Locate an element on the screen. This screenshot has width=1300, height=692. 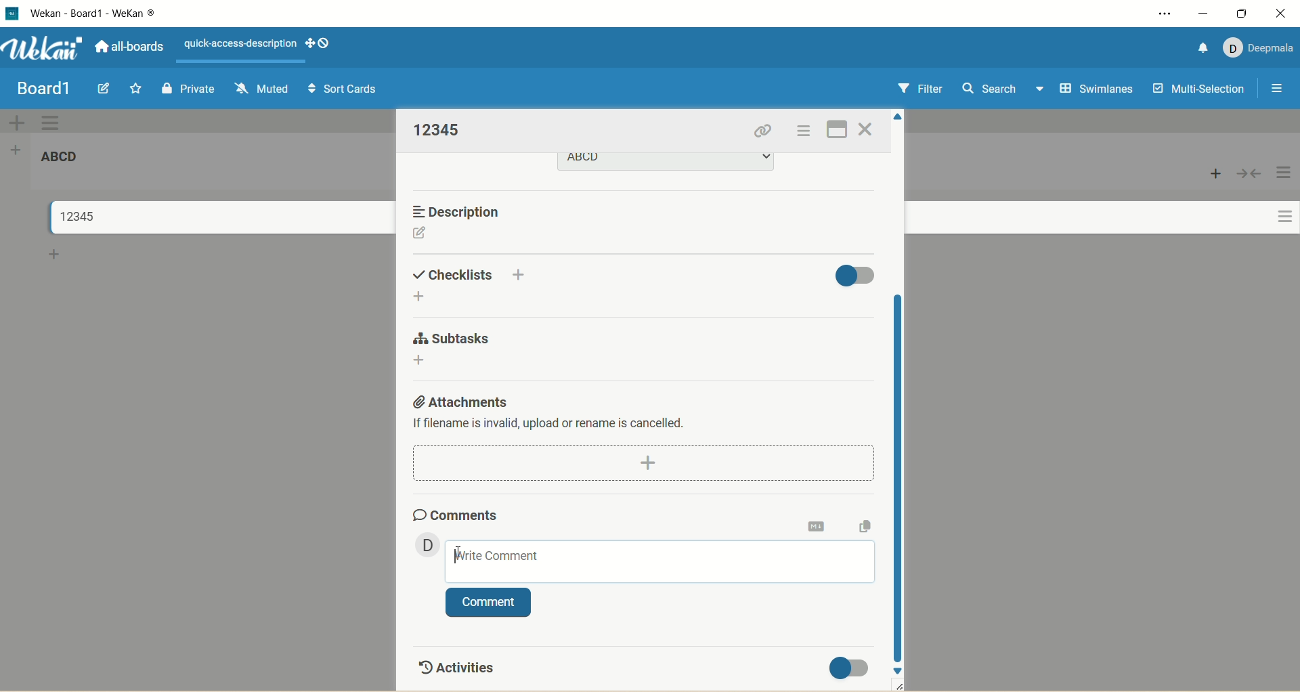
settings and more is located at coordinates (1169, 14).